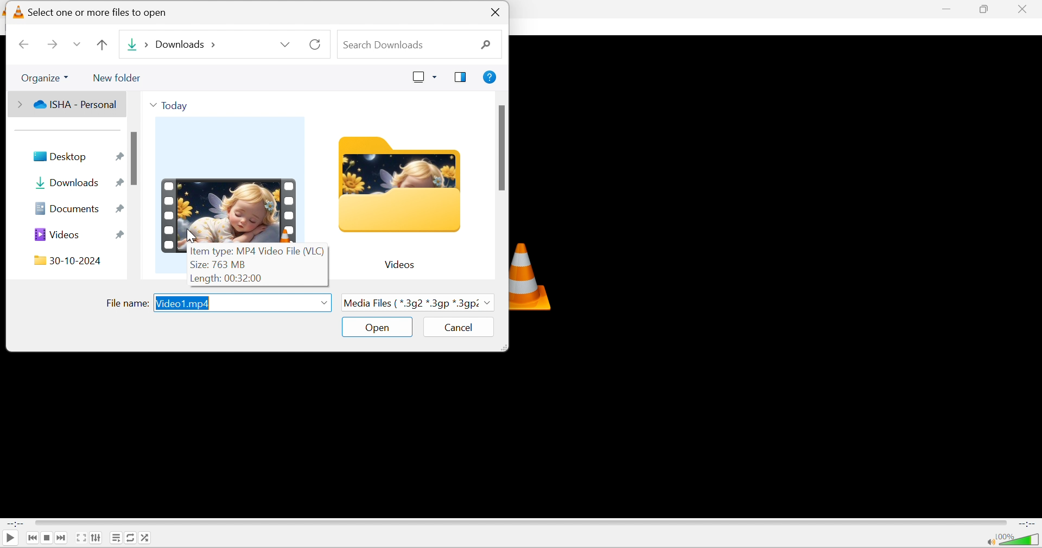  What do you see at coordinates (217, 264) in the screenshot?
I see `Size: 763 MB` at bounding box center [217, 264].